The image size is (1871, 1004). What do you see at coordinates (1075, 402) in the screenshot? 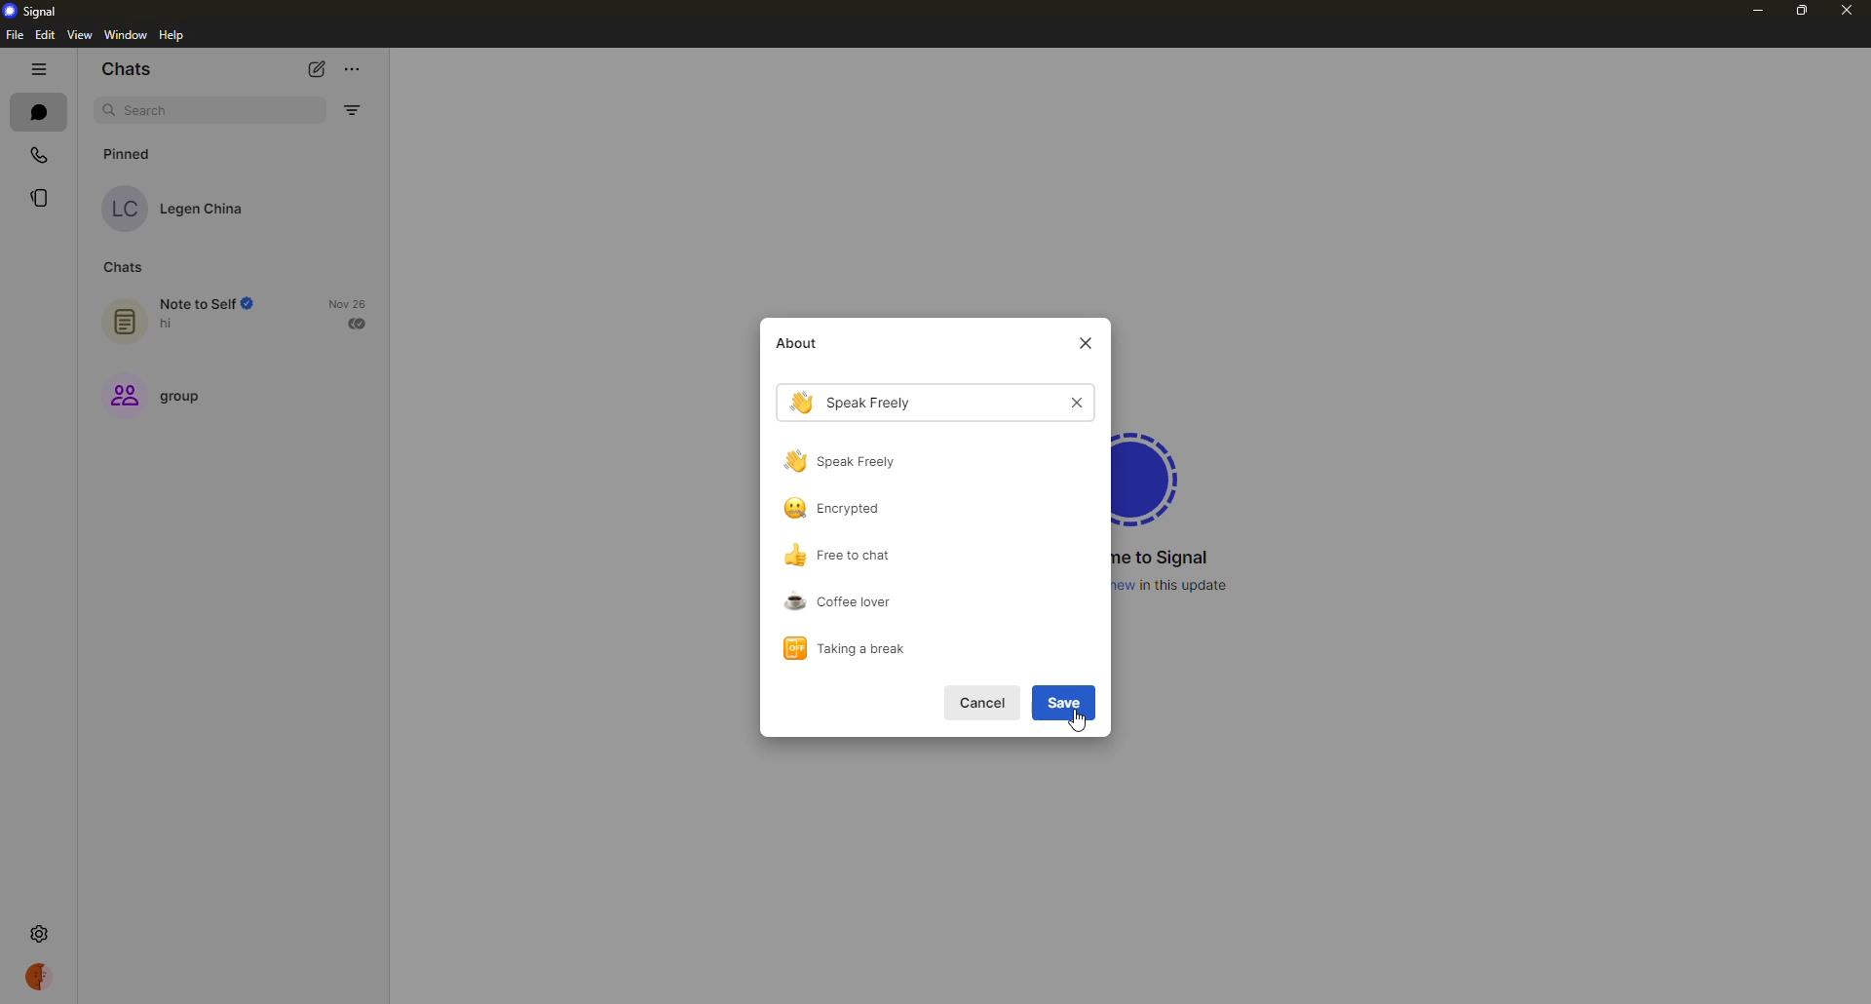
I see `cancel` at bounding box center [1075, 402].